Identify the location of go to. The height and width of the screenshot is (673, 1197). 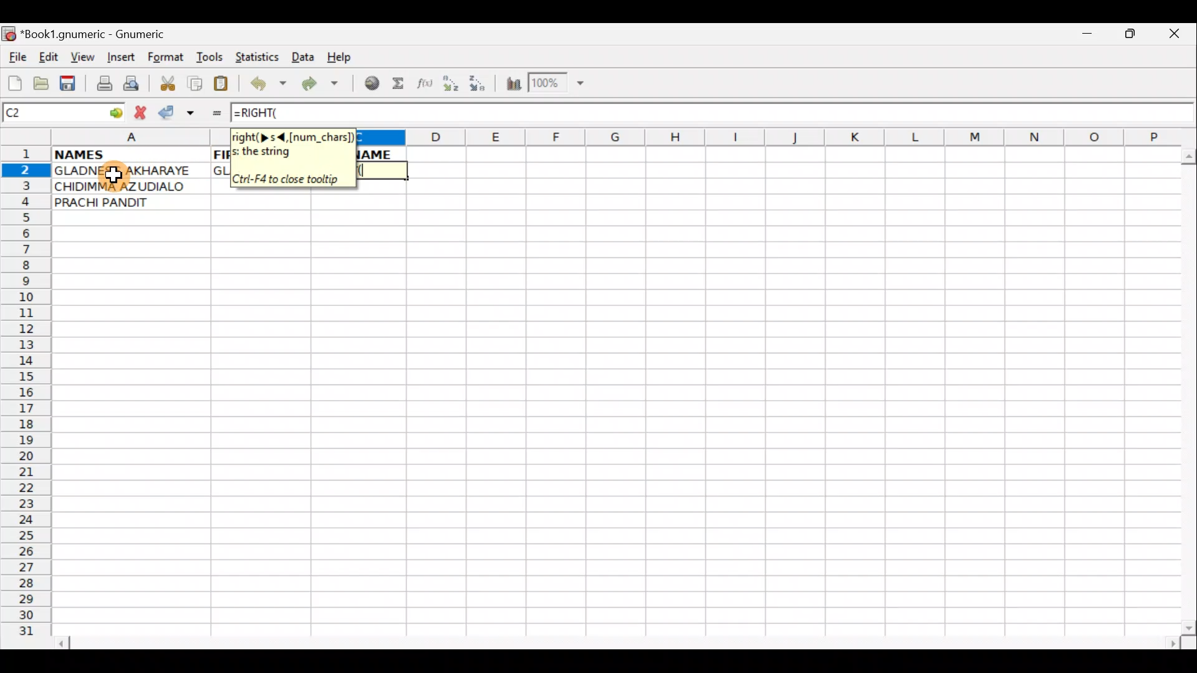
(115, 111).